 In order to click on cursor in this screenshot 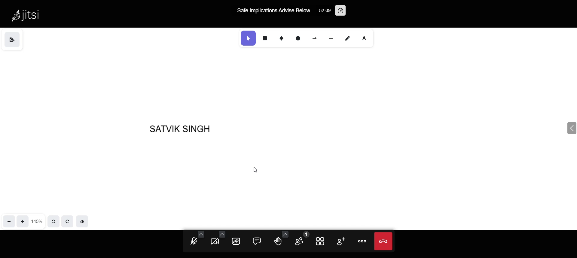, I will do `click(255, 170)`.